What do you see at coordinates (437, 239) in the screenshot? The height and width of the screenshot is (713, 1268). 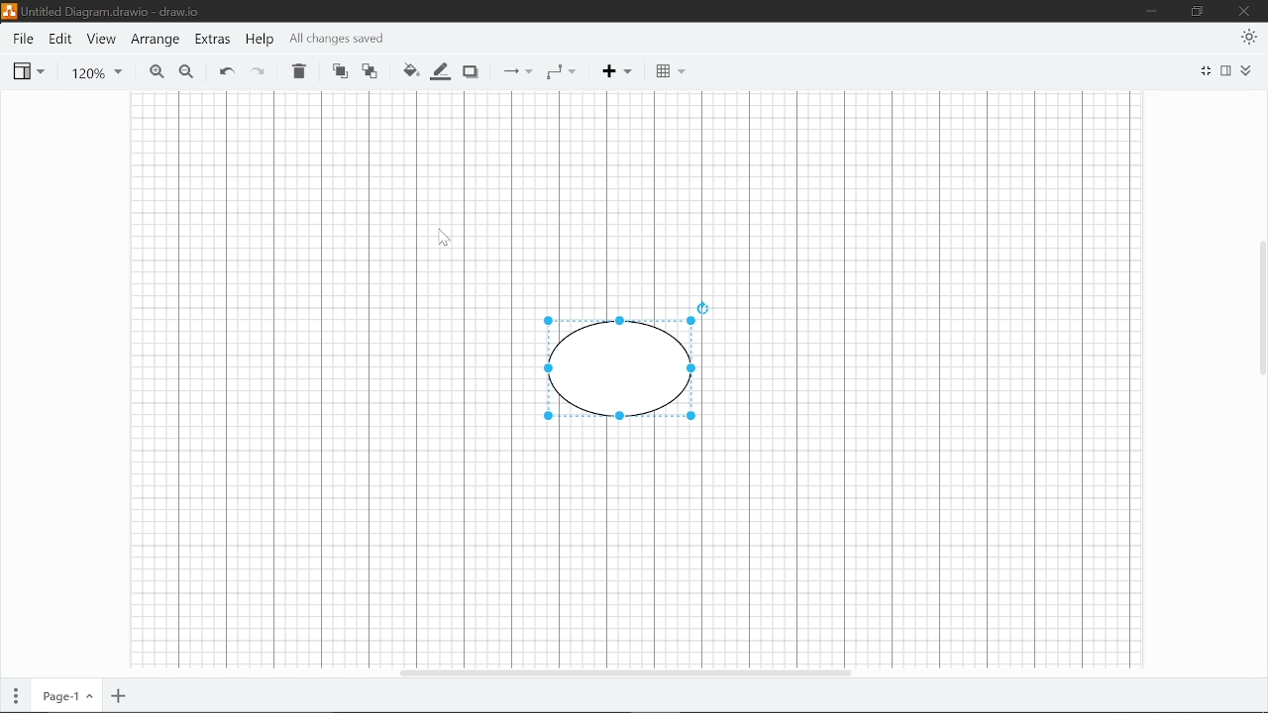 I see `cursor` at bounding box center [437, 239].